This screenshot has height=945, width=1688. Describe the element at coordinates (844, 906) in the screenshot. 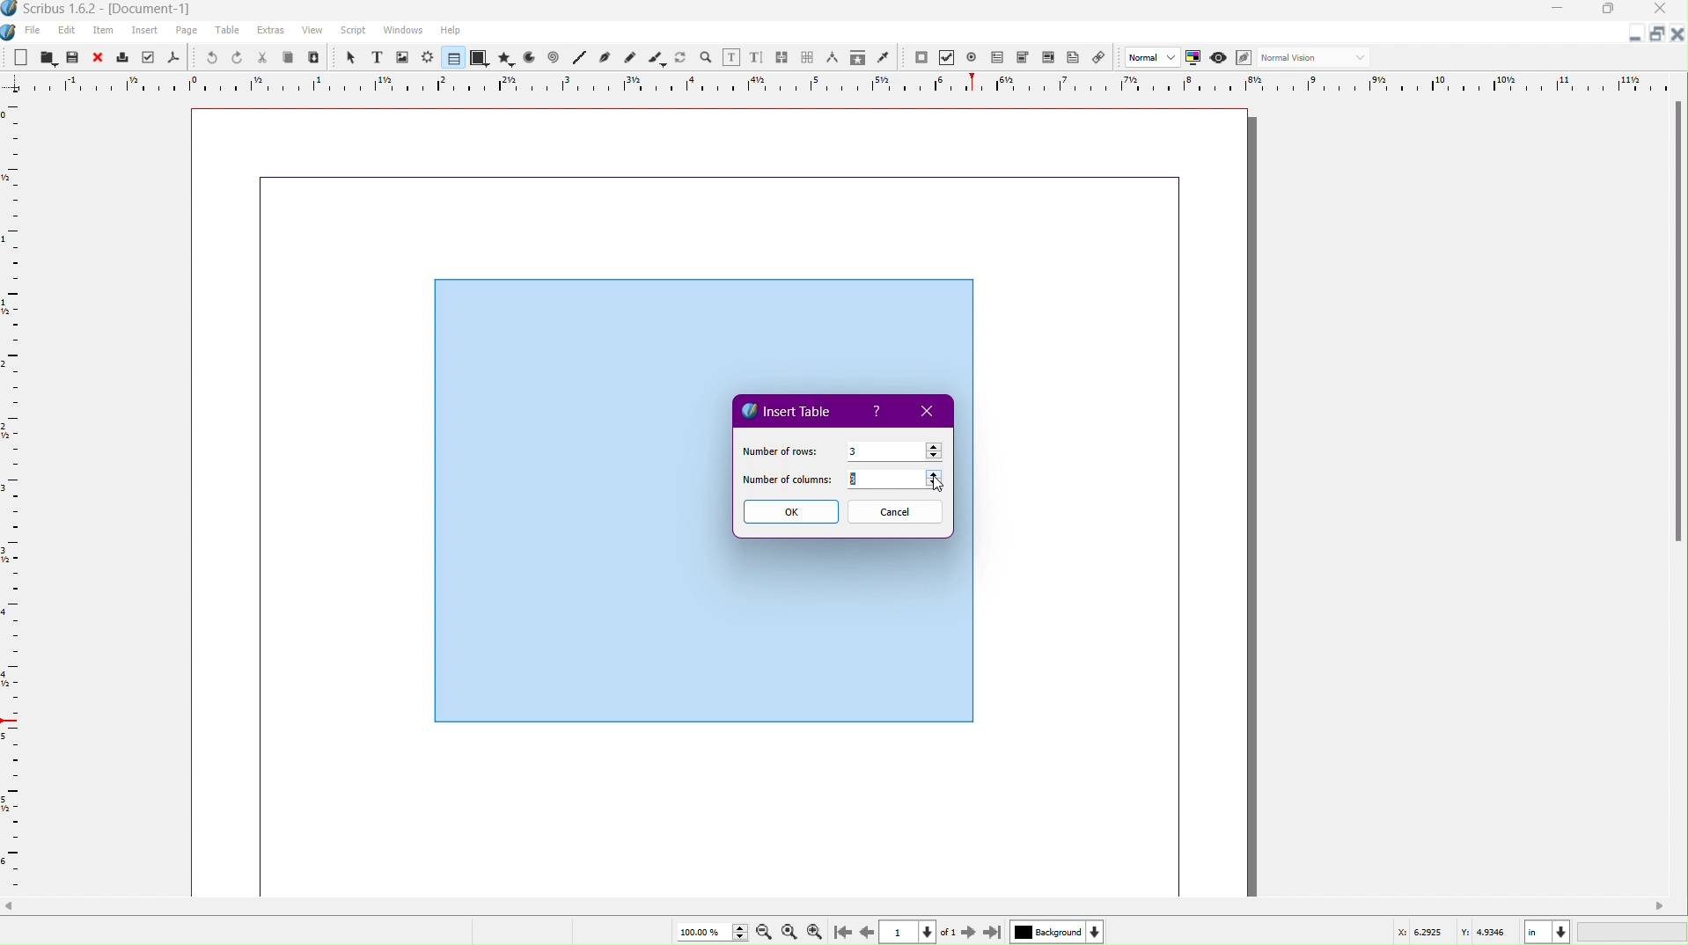

I see `Scrollbar` at that location.